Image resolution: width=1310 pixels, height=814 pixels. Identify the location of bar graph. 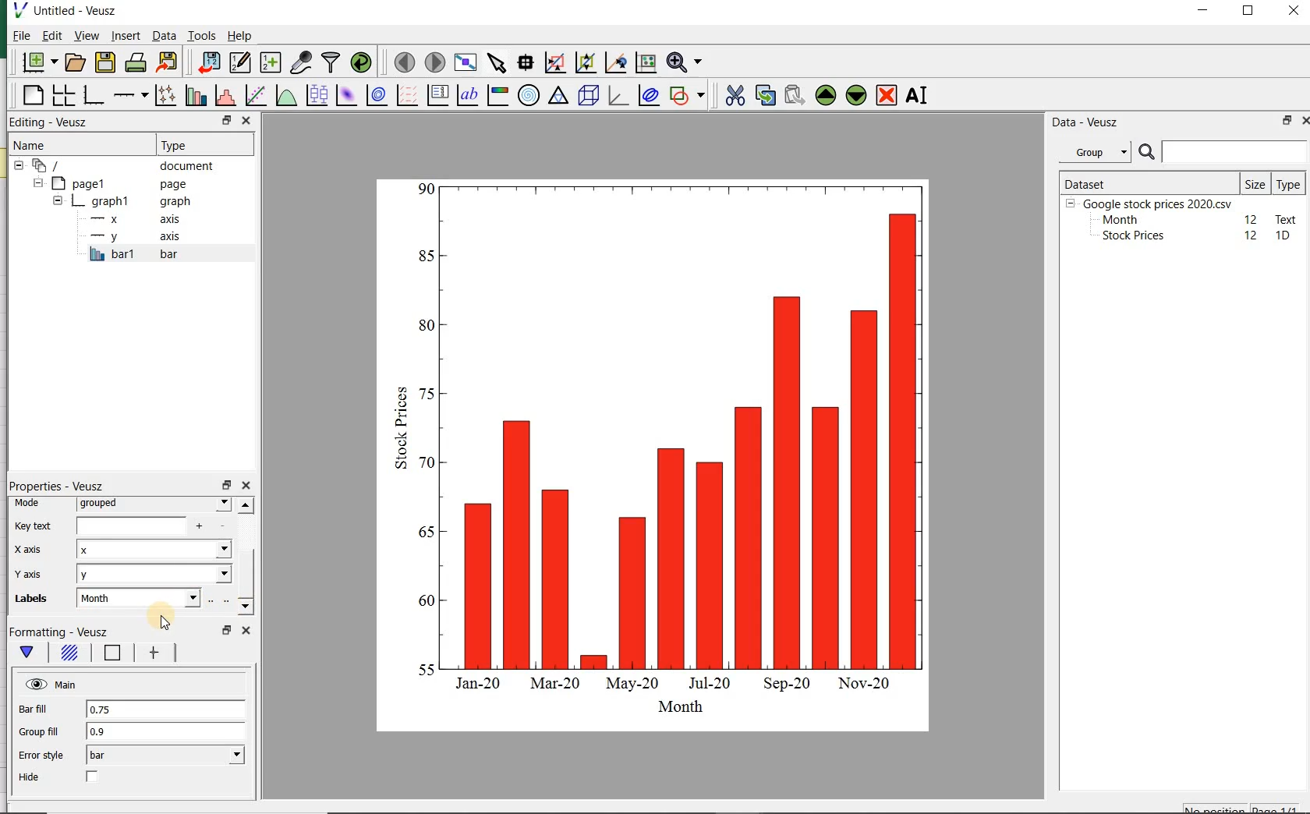
(664, 451).